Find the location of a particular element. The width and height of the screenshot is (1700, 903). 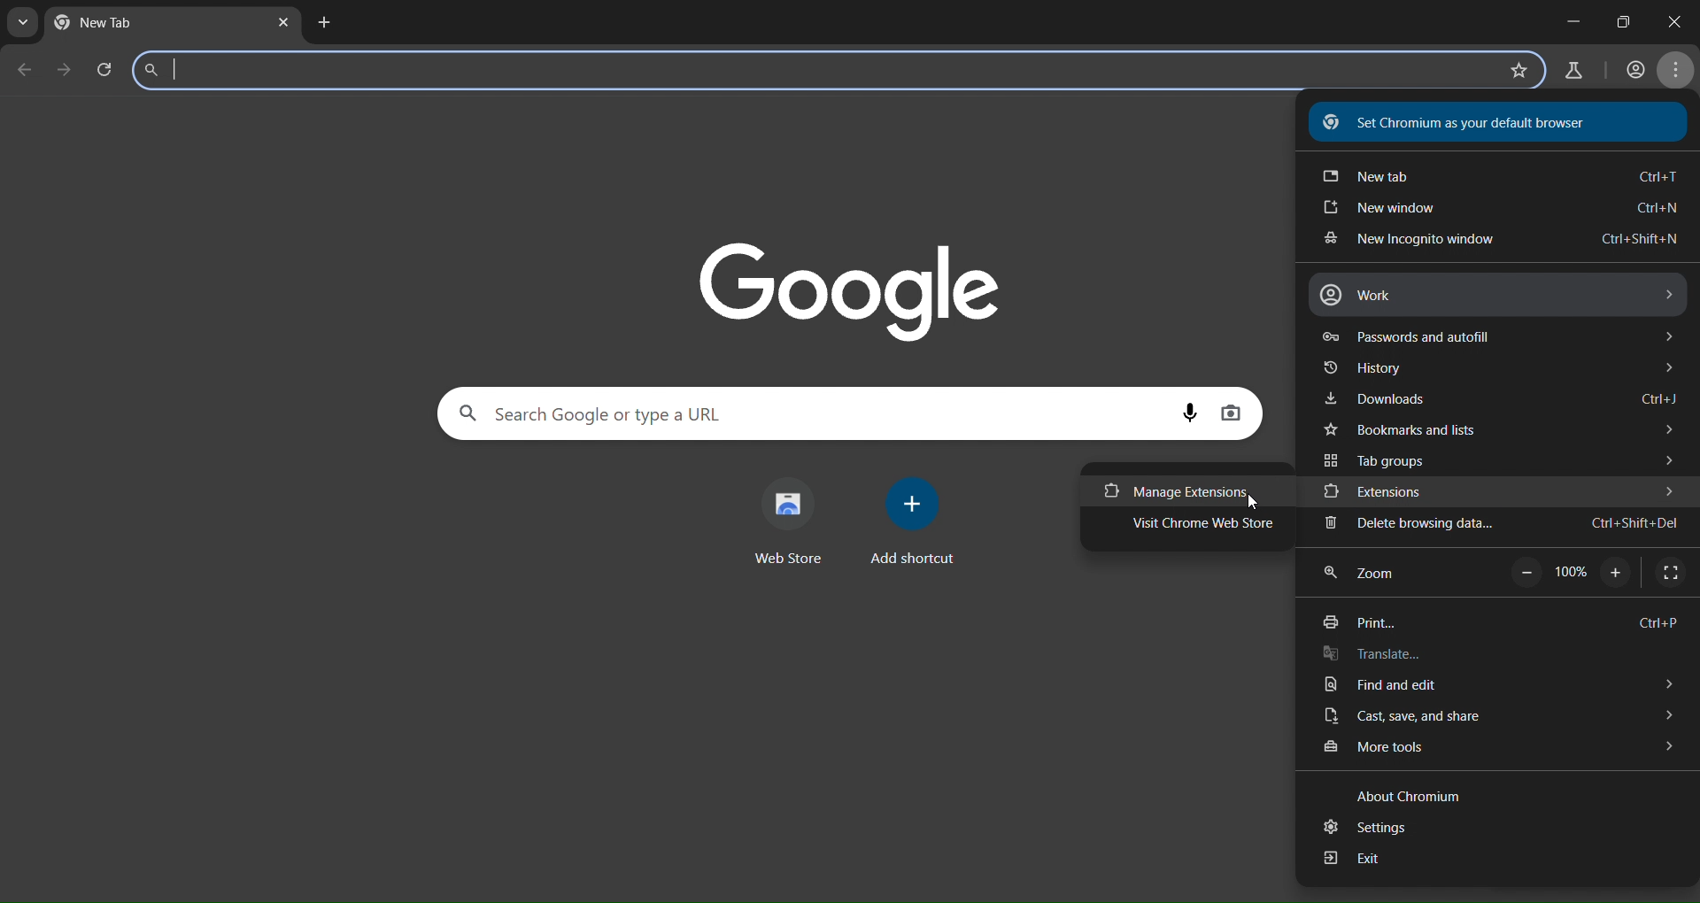

Google is located at coordinates (845, 285).